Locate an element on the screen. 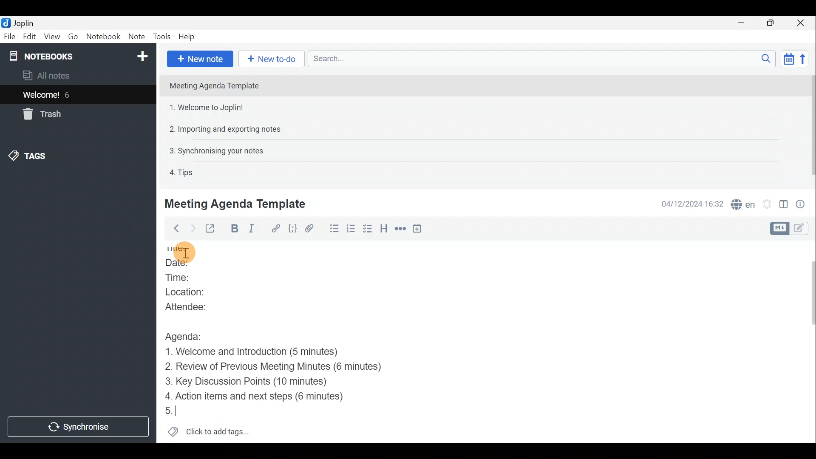 This screenshot has height=459, width=816. View is located at coordinates (51, 37).